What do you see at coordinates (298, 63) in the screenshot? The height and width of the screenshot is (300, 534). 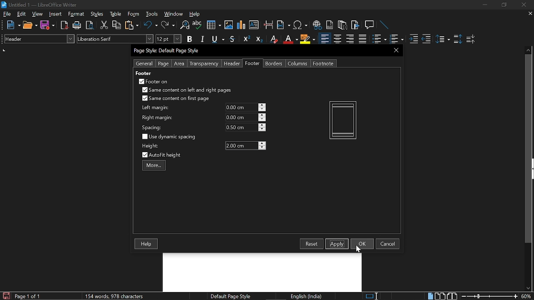 I see `Columns` at bounding box center [298, 63].